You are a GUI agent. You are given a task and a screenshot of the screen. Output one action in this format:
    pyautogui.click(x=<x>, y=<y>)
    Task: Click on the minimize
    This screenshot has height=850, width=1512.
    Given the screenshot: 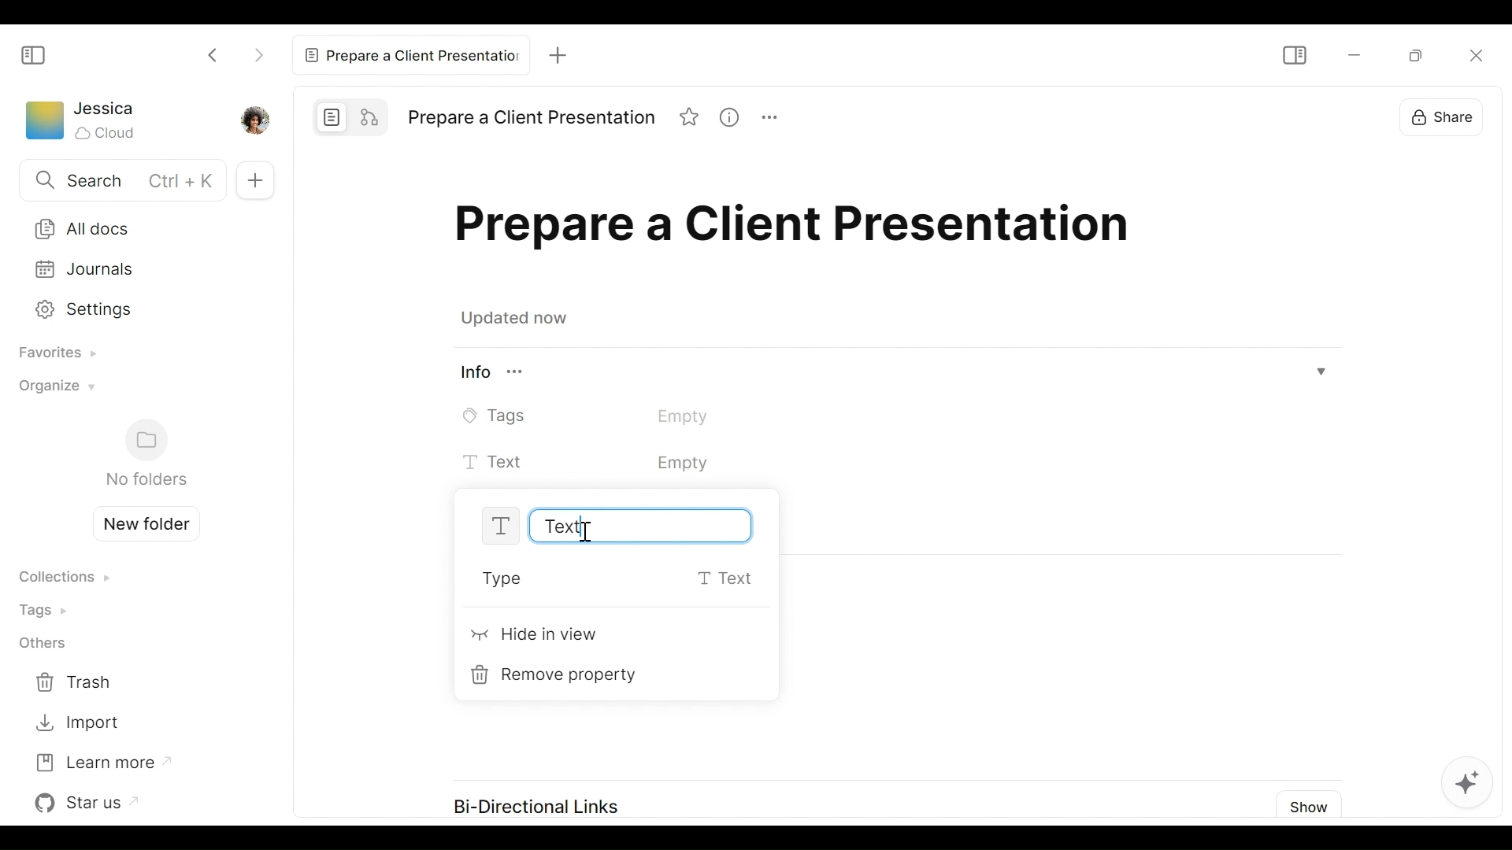 What is the action you would take?
    pyautogui.click(x=1352, y=56)
    